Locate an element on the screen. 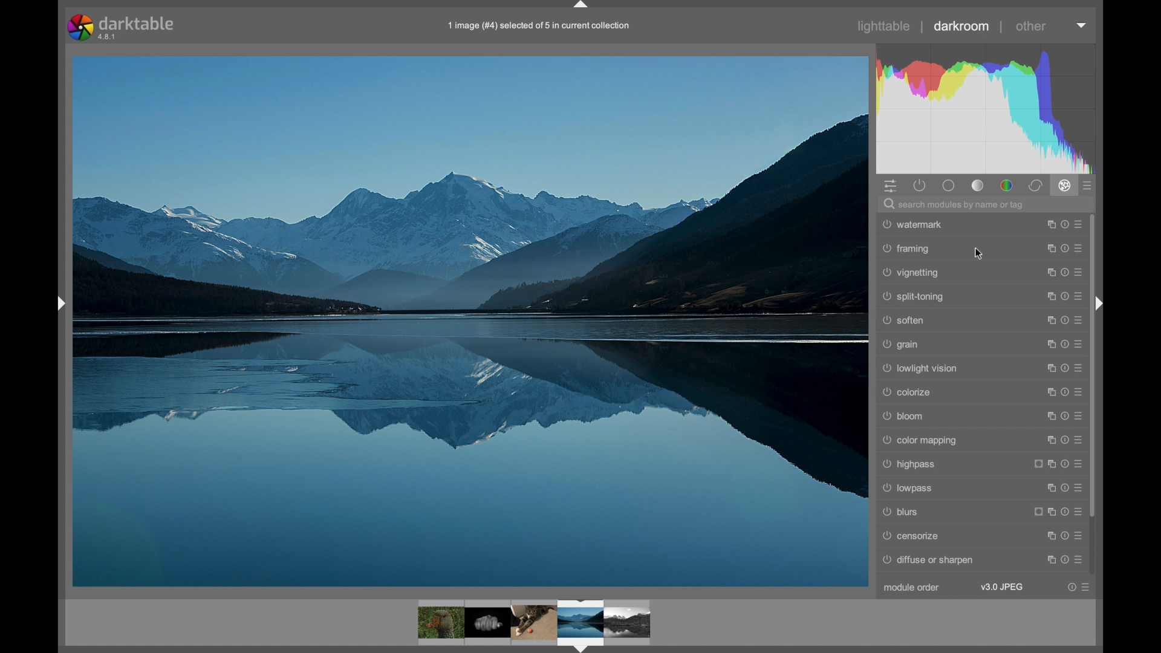  more options is located at coordinates (1064, 559).